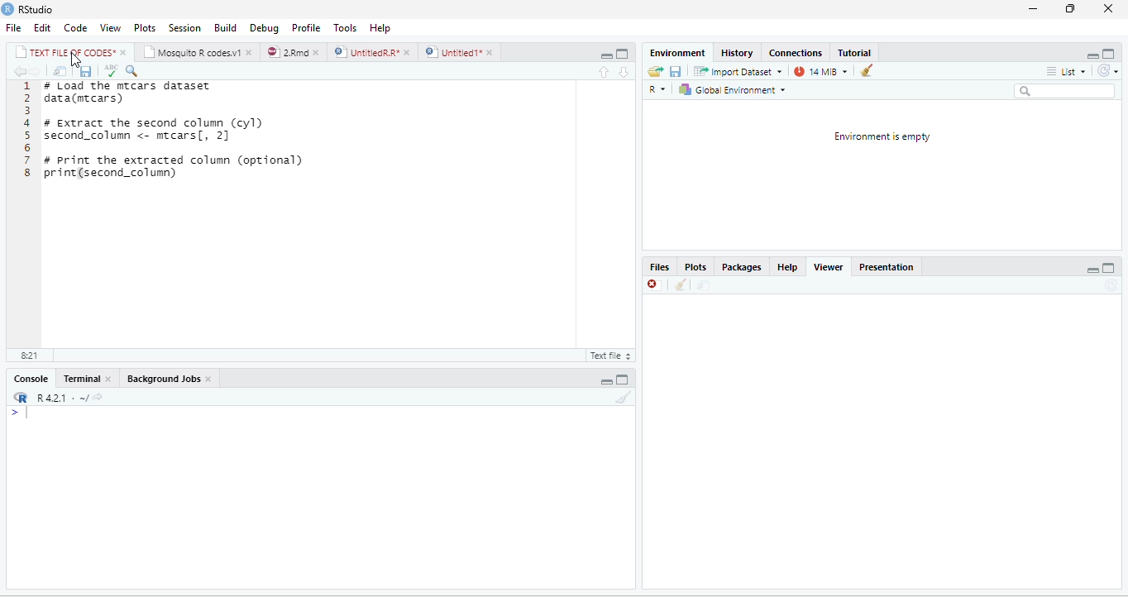  I want to click on UnttiedR A, so click(366, 51).